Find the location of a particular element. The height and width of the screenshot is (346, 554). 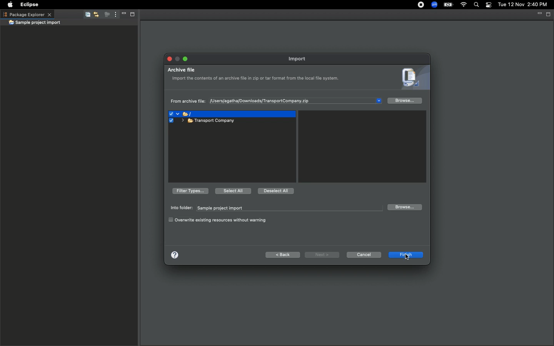

Cursor is located at coordinates (408, 258).